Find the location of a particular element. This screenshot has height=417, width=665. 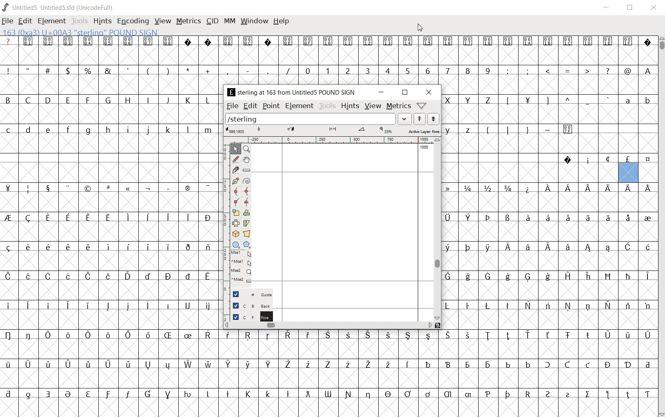

Symbol is located at coordinates (448, 364).